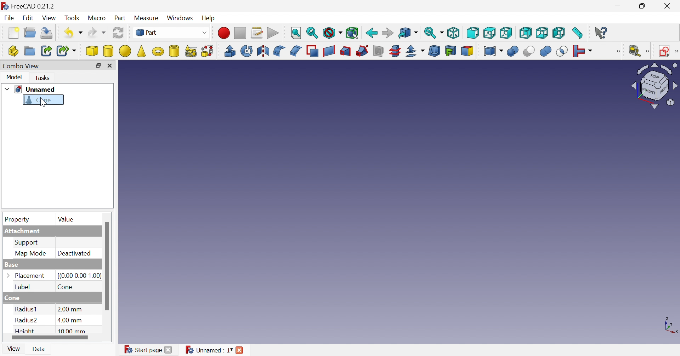 This screenshot has width=680, height=356. What do you see at coordinates (46, 51) in the screenshot?
I see `Make link` at bounding box center [46, 51].